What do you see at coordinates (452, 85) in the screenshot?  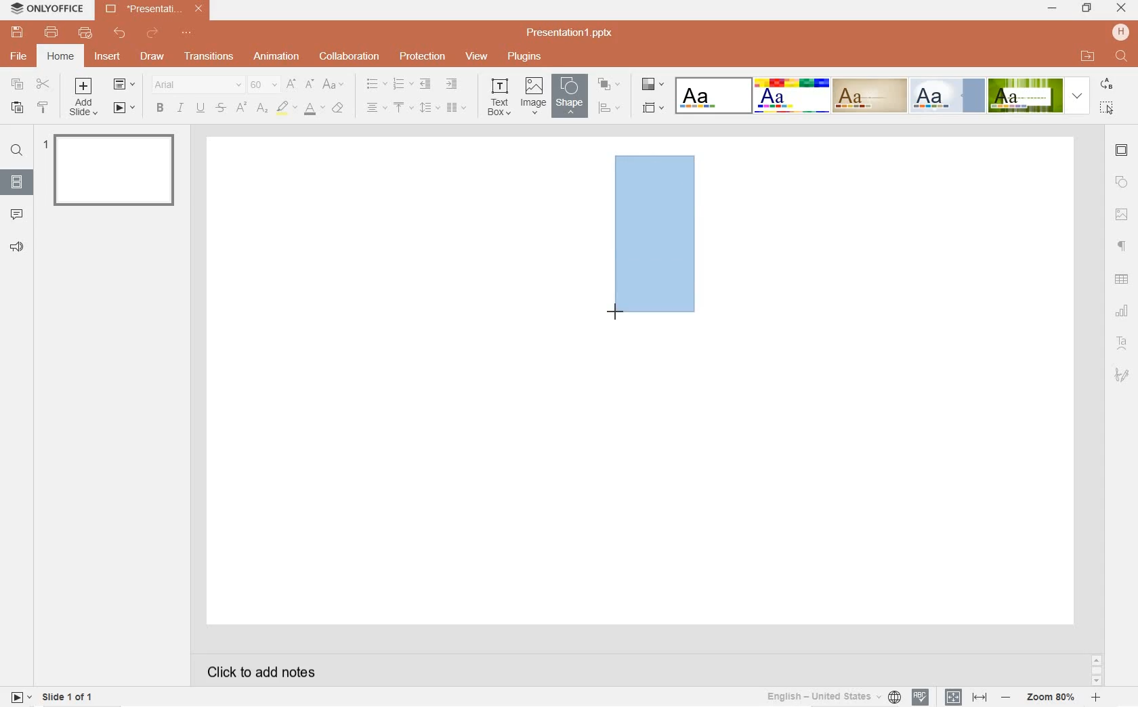 I see `increase indent` at bounding box center [452, 85].